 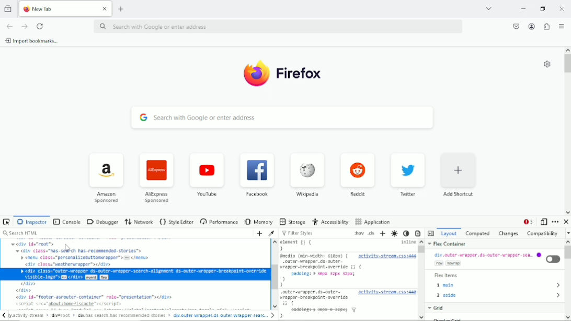 What do you see at coordinates (26, 290) in the screenshot?
I see `</div>` at bounding box center [26, 290].